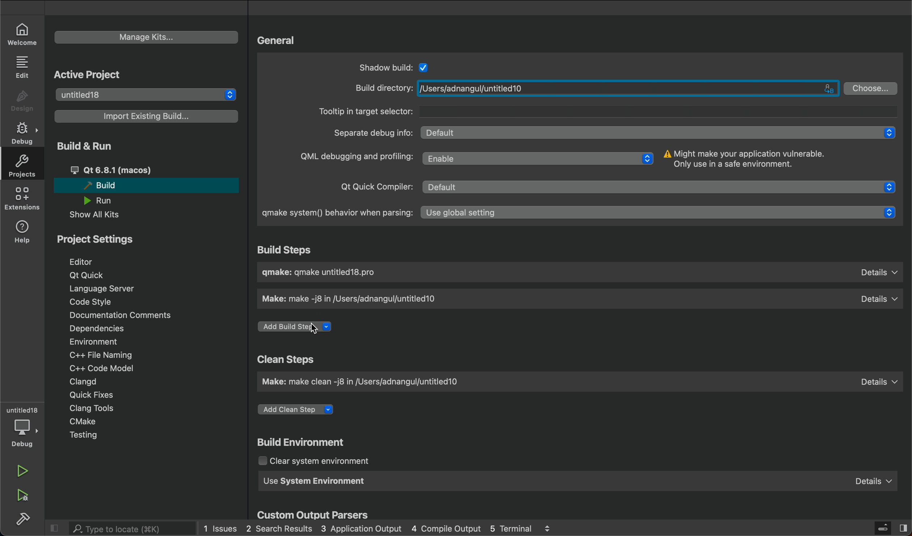 Image resolution: width=912 pixels, height=536 pixels. Describe the element at coordinates (322, 272) in the screenshot. I see `gmake: gmake untitled18.pro` at that location.